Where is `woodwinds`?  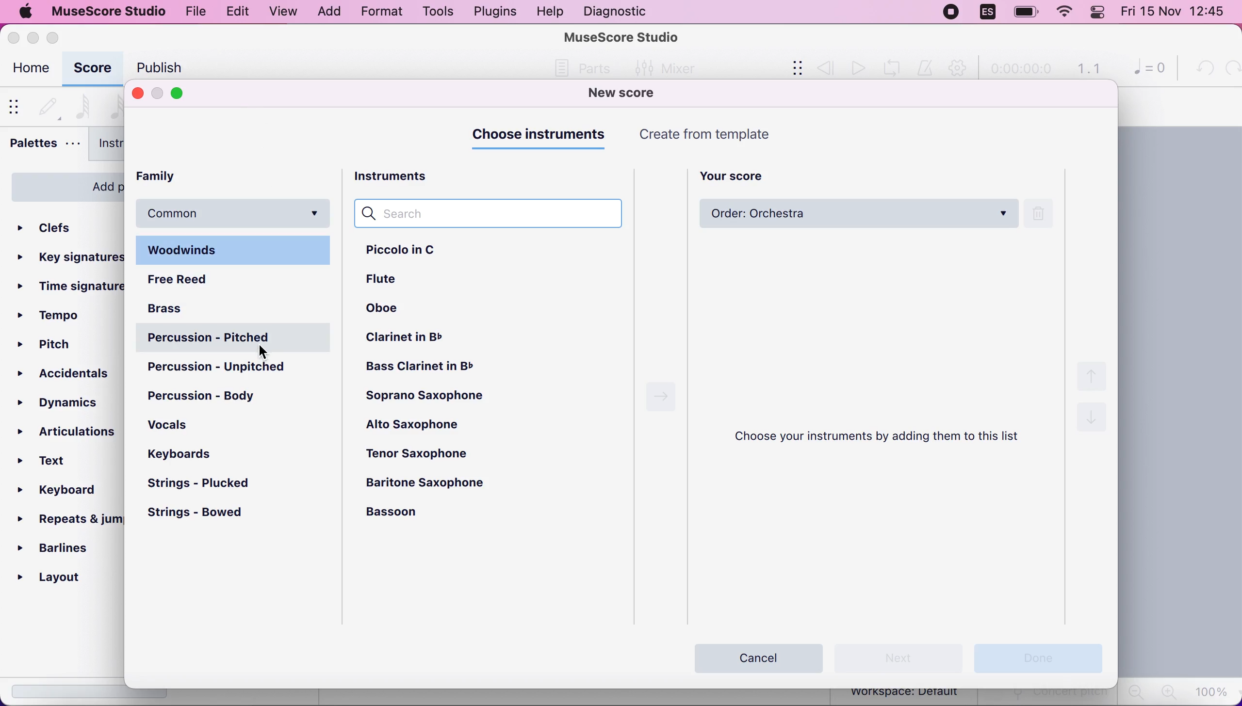 woodwinds is located at coordinates (235, 251).